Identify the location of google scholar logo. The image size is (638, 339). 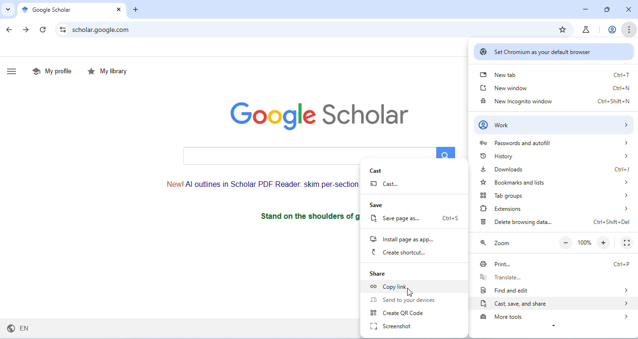
(320, 114).